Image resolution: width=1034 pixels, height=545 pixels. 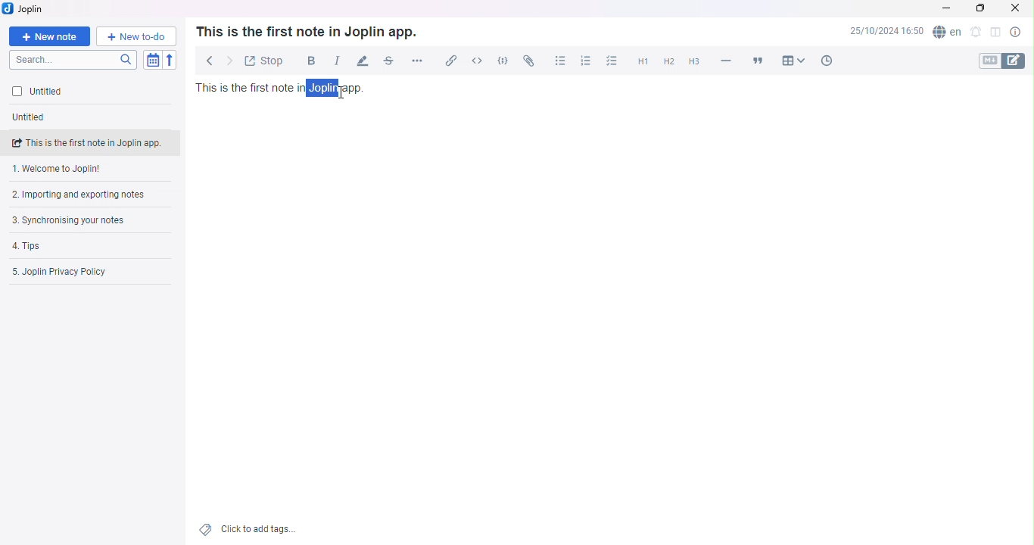 I want to click on Bullet list, so click(x=559, y=60).